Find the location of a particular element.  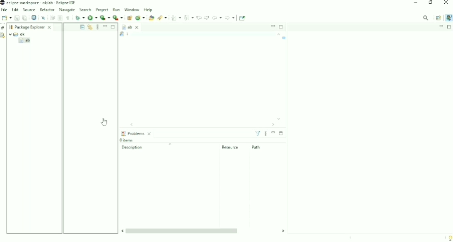

Navigate is located at coordinates (67, 10).